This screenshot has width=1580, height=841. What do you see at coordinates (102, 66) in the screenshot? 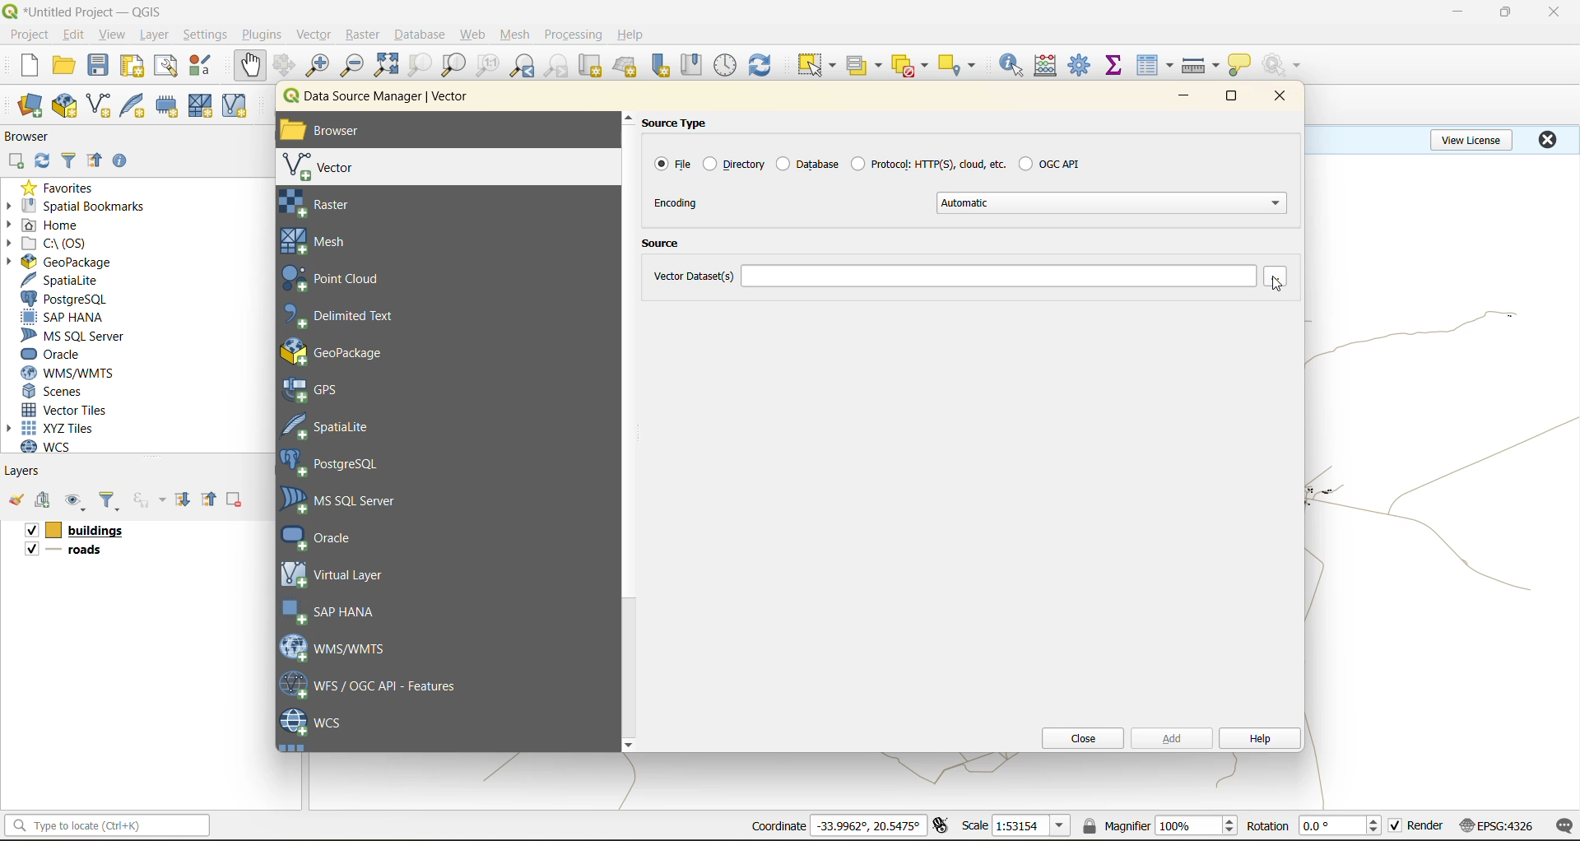
I see `save` at bounding box center [102, 66].